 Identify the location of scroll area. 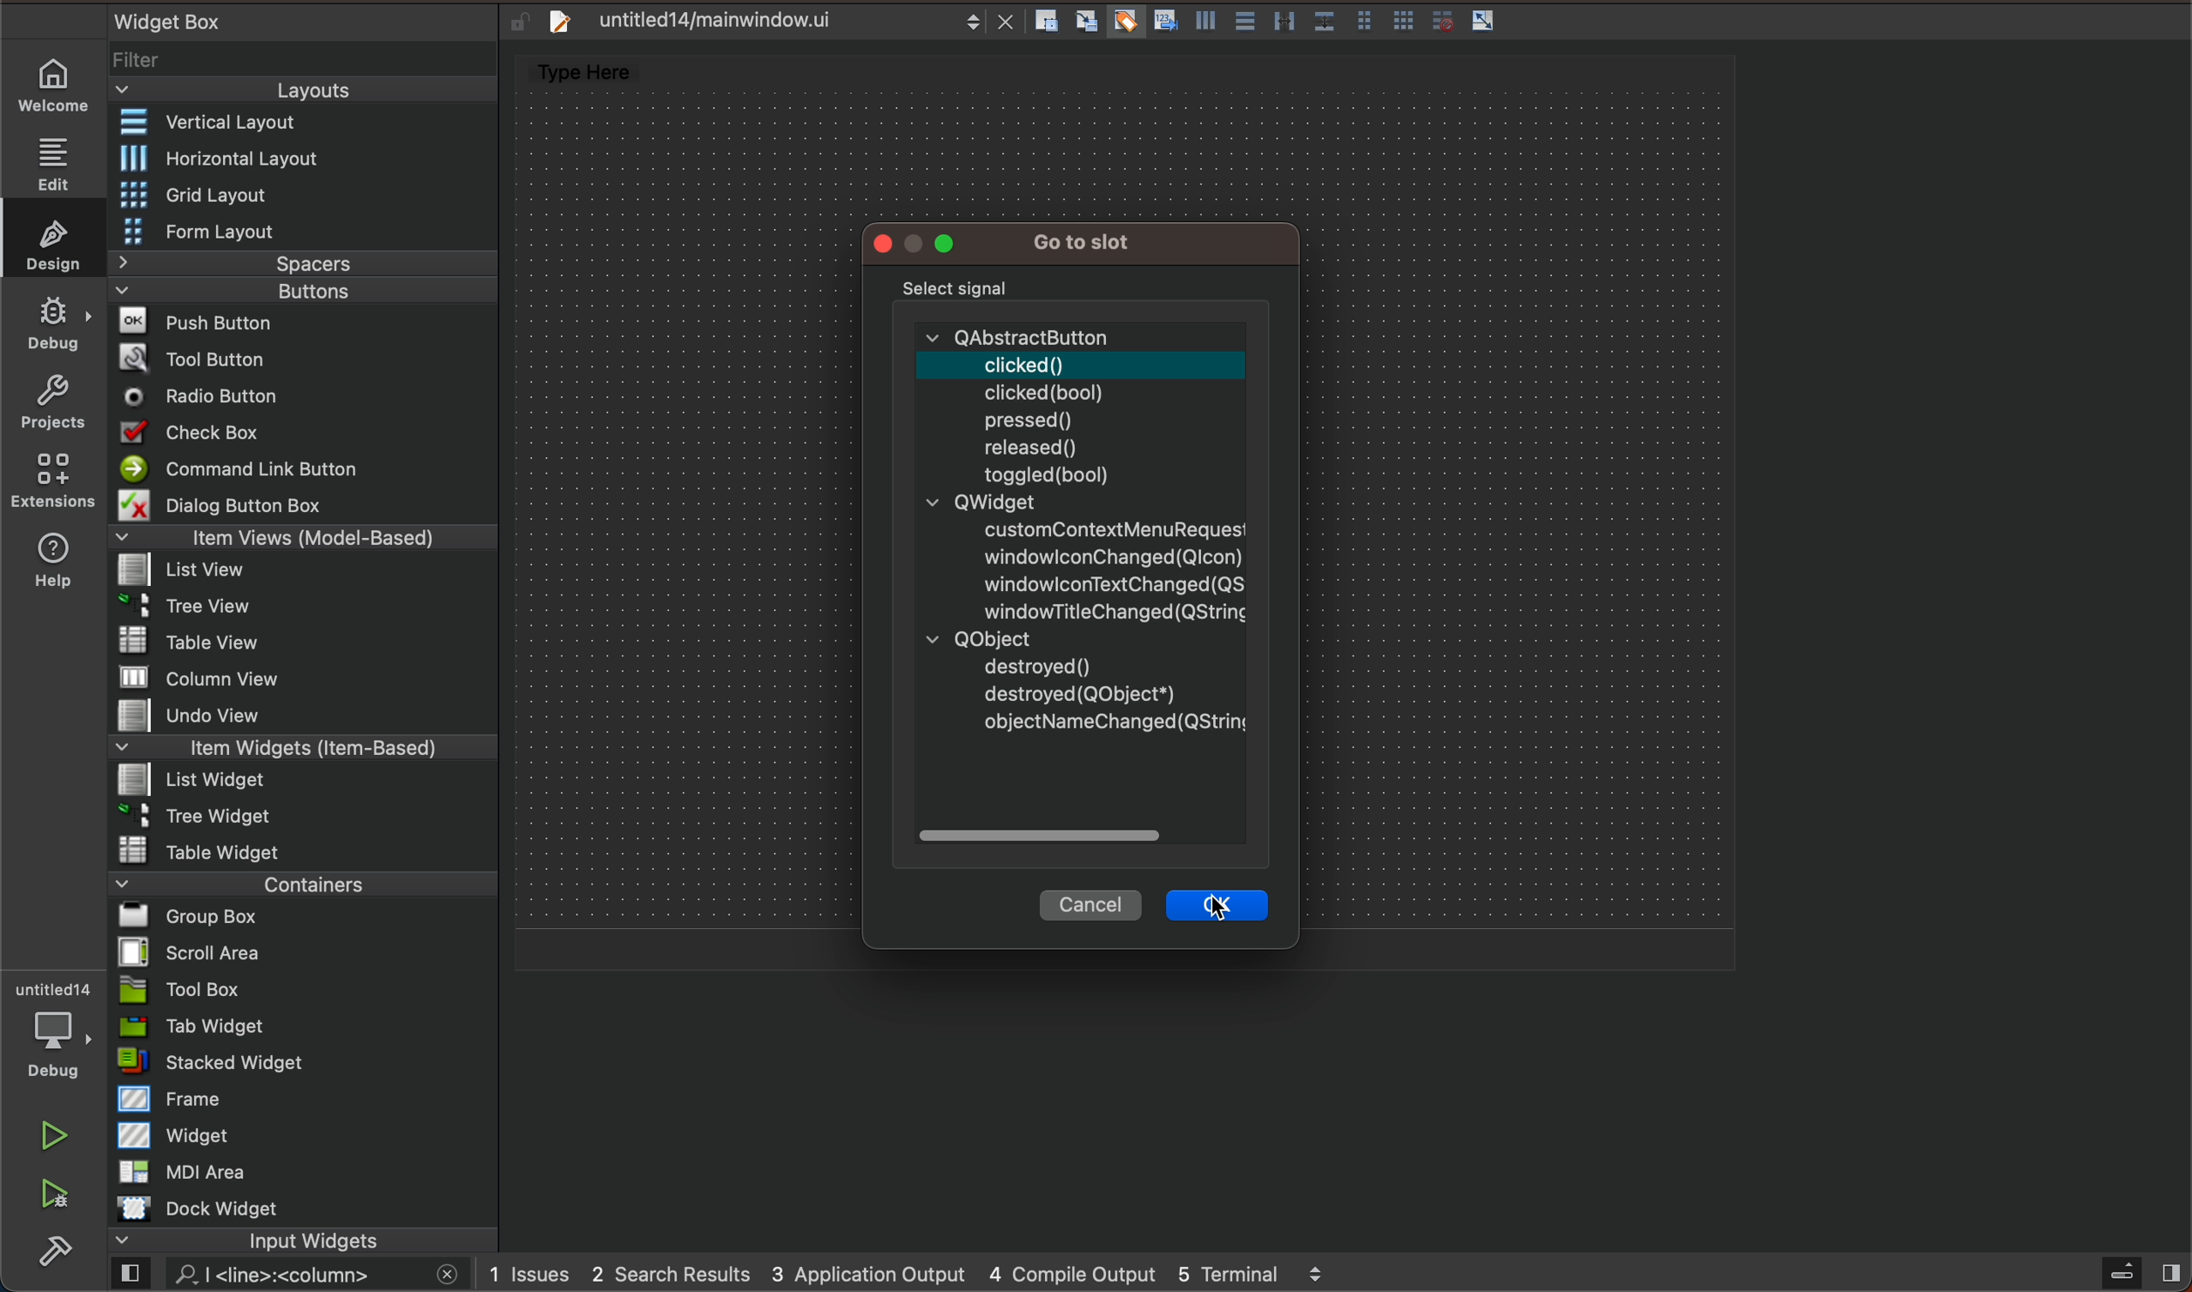
(303, 954).